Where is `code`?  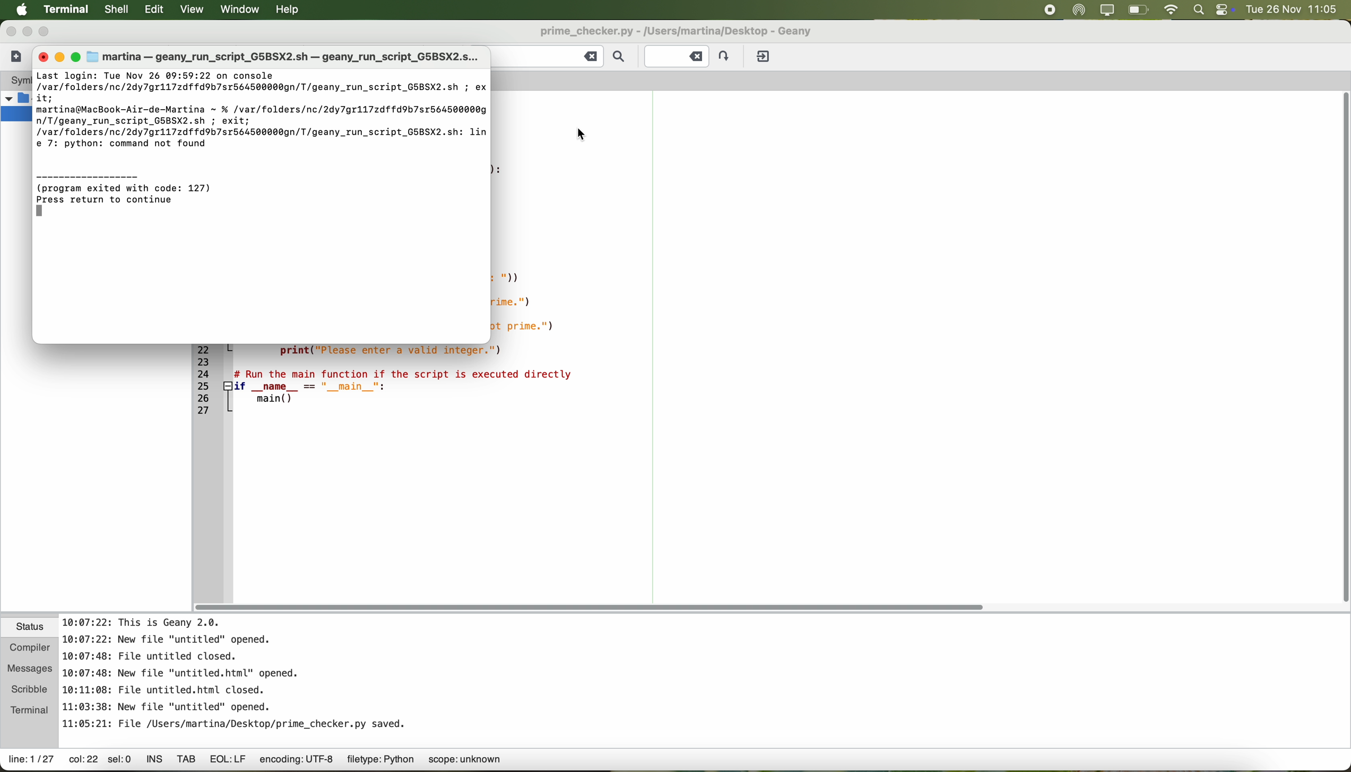 code is located at coordinates (524, 300).